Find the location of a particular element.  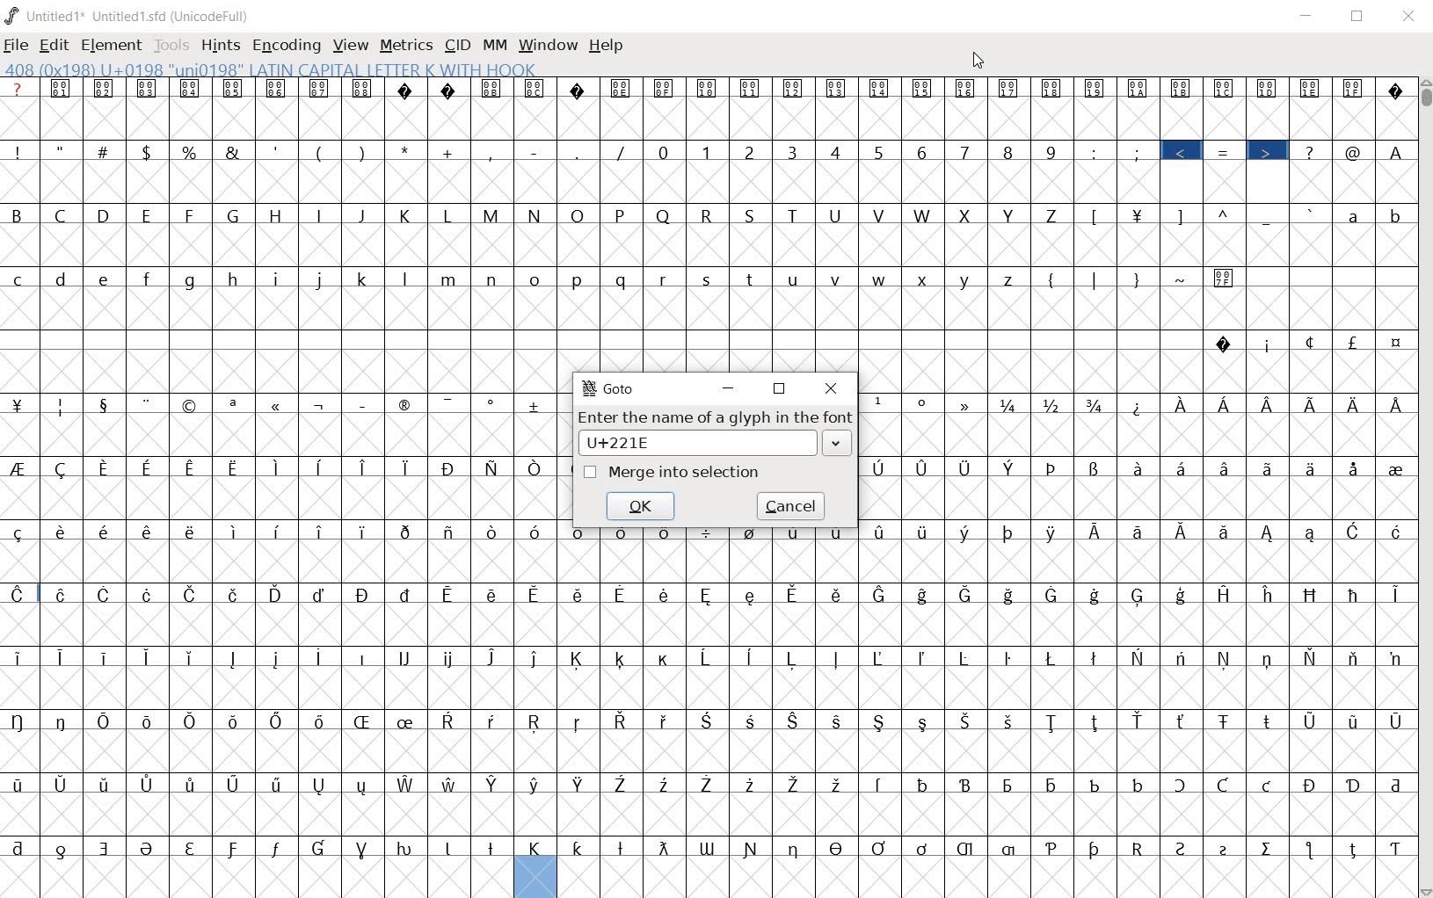

restore down is located at coordinates (1360, 18).